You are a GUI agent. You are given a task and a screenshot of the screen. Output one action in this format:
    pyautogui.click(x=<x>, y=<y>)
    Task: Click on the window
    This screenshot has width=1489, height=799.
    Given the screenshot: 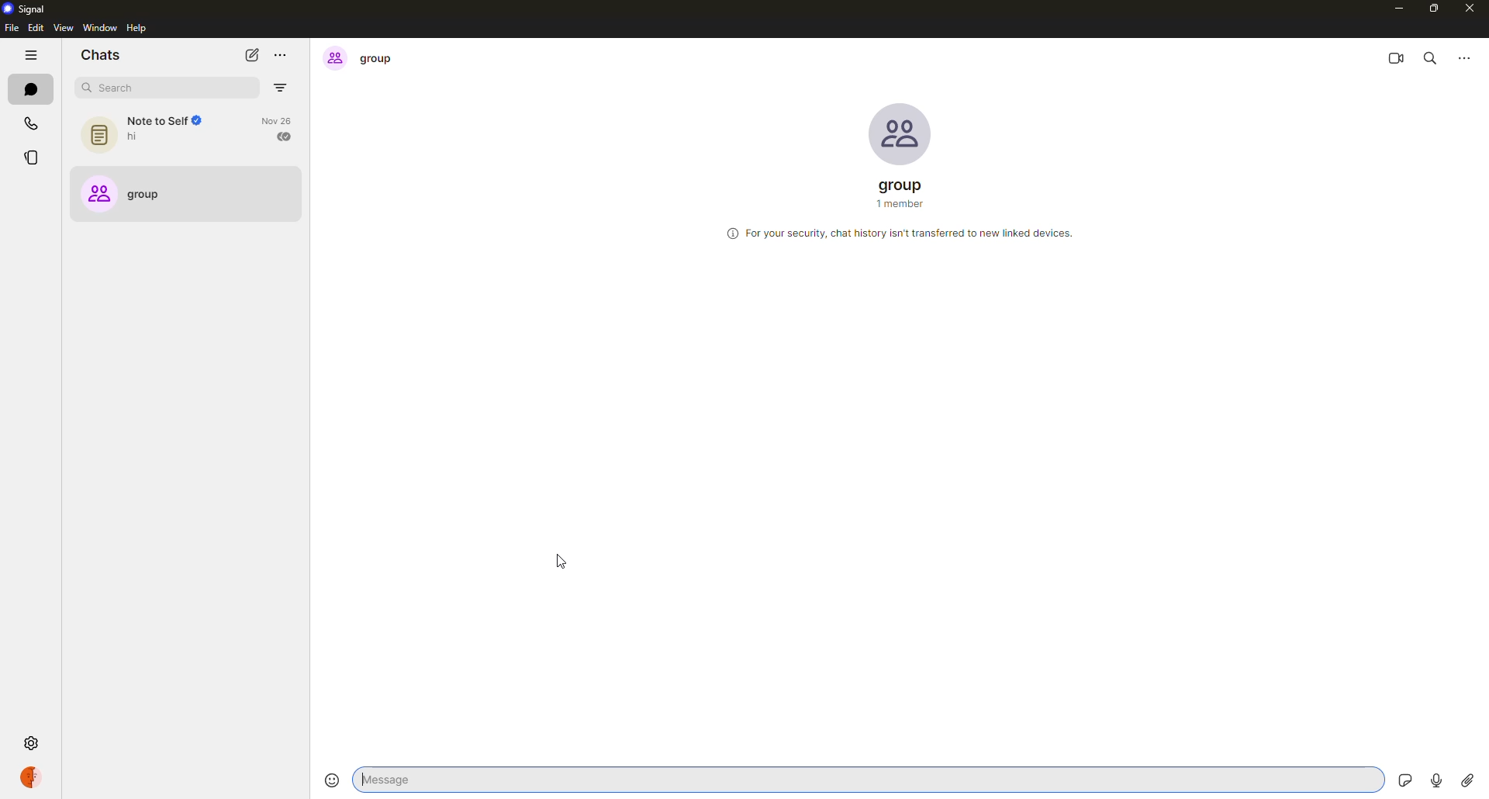 What is the action you would take?
    pyautogui.click(x=101, y=28)
    